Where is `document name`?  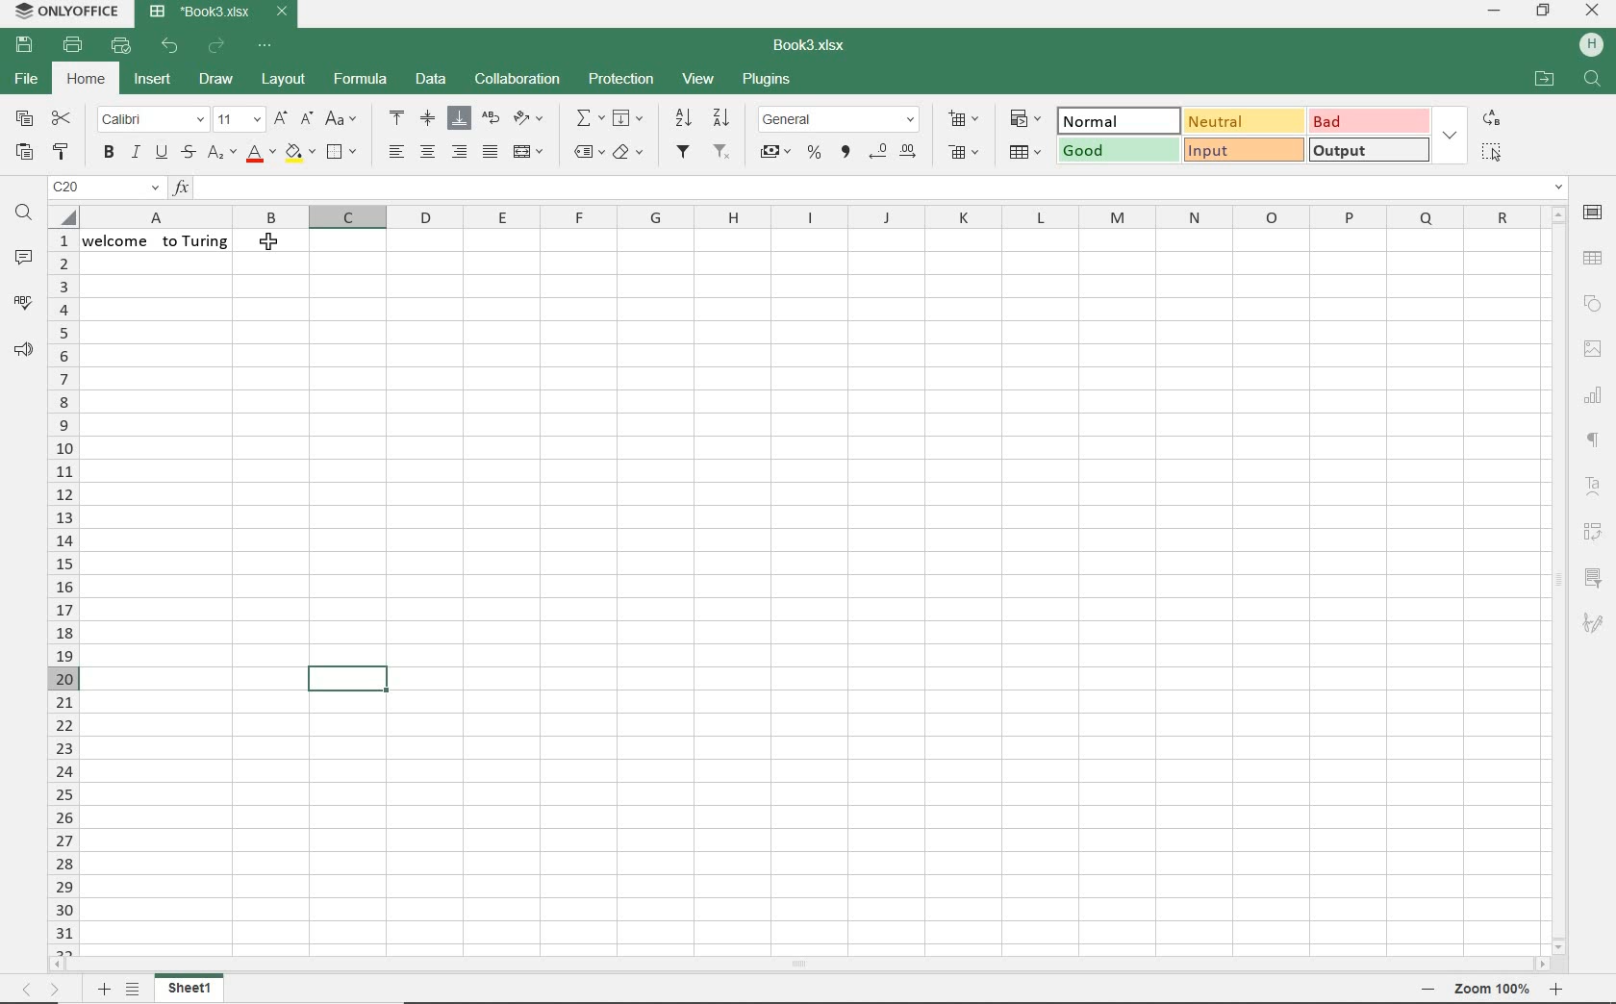 document name is located at coordinates (813, 43).